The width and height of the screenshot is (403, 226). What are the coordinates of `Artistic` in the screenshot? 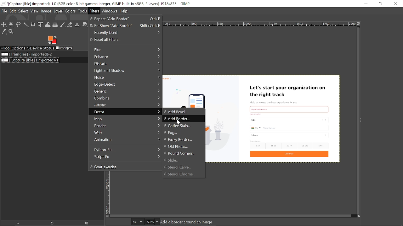 It's located at (125, 105).